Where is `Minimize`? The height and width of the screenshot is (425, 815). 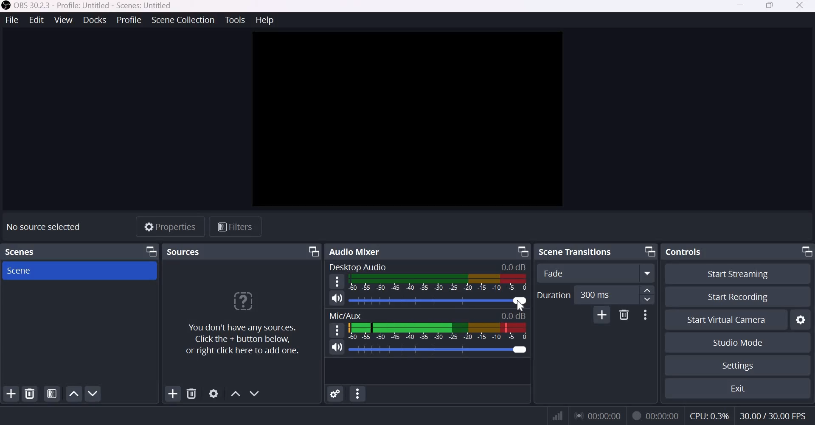
Minimize is located at coordinates (742, 6).